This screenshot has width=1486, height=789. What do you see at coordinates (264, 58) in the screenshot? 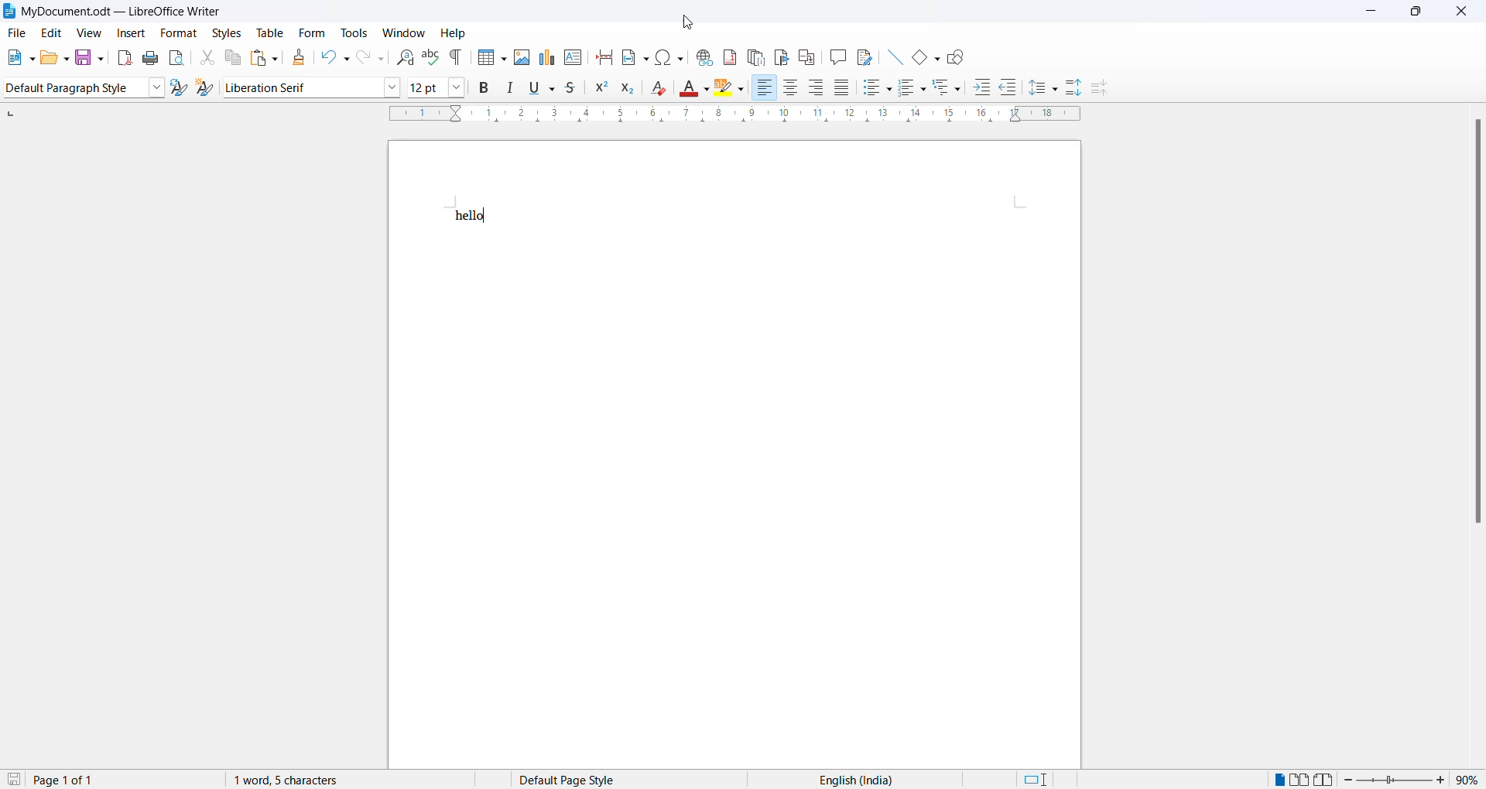
I see `Paste options` at bounding box center [264, 58].